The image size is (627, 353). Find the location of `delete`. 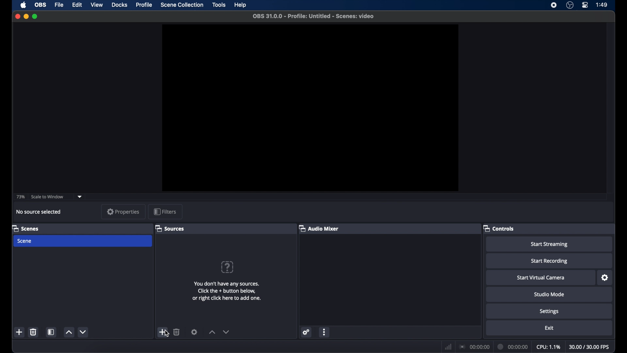

delete is located at coordinates (177, 332).